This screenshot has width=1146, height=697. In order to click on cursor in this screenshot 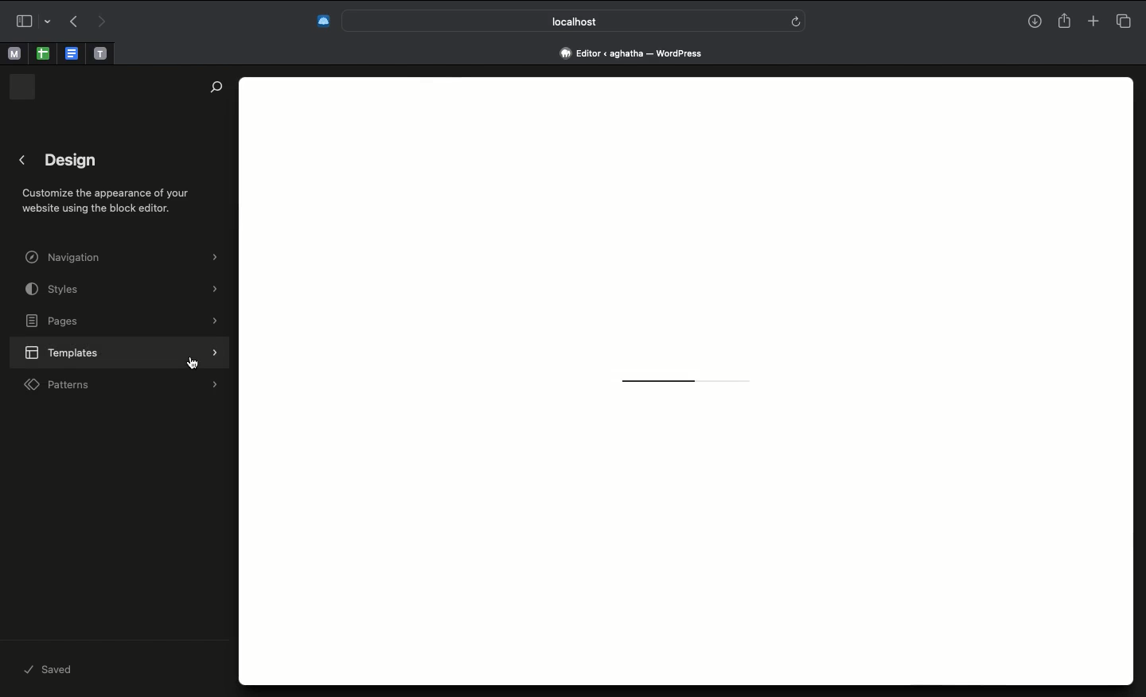, I will do `click(193, 364)`.